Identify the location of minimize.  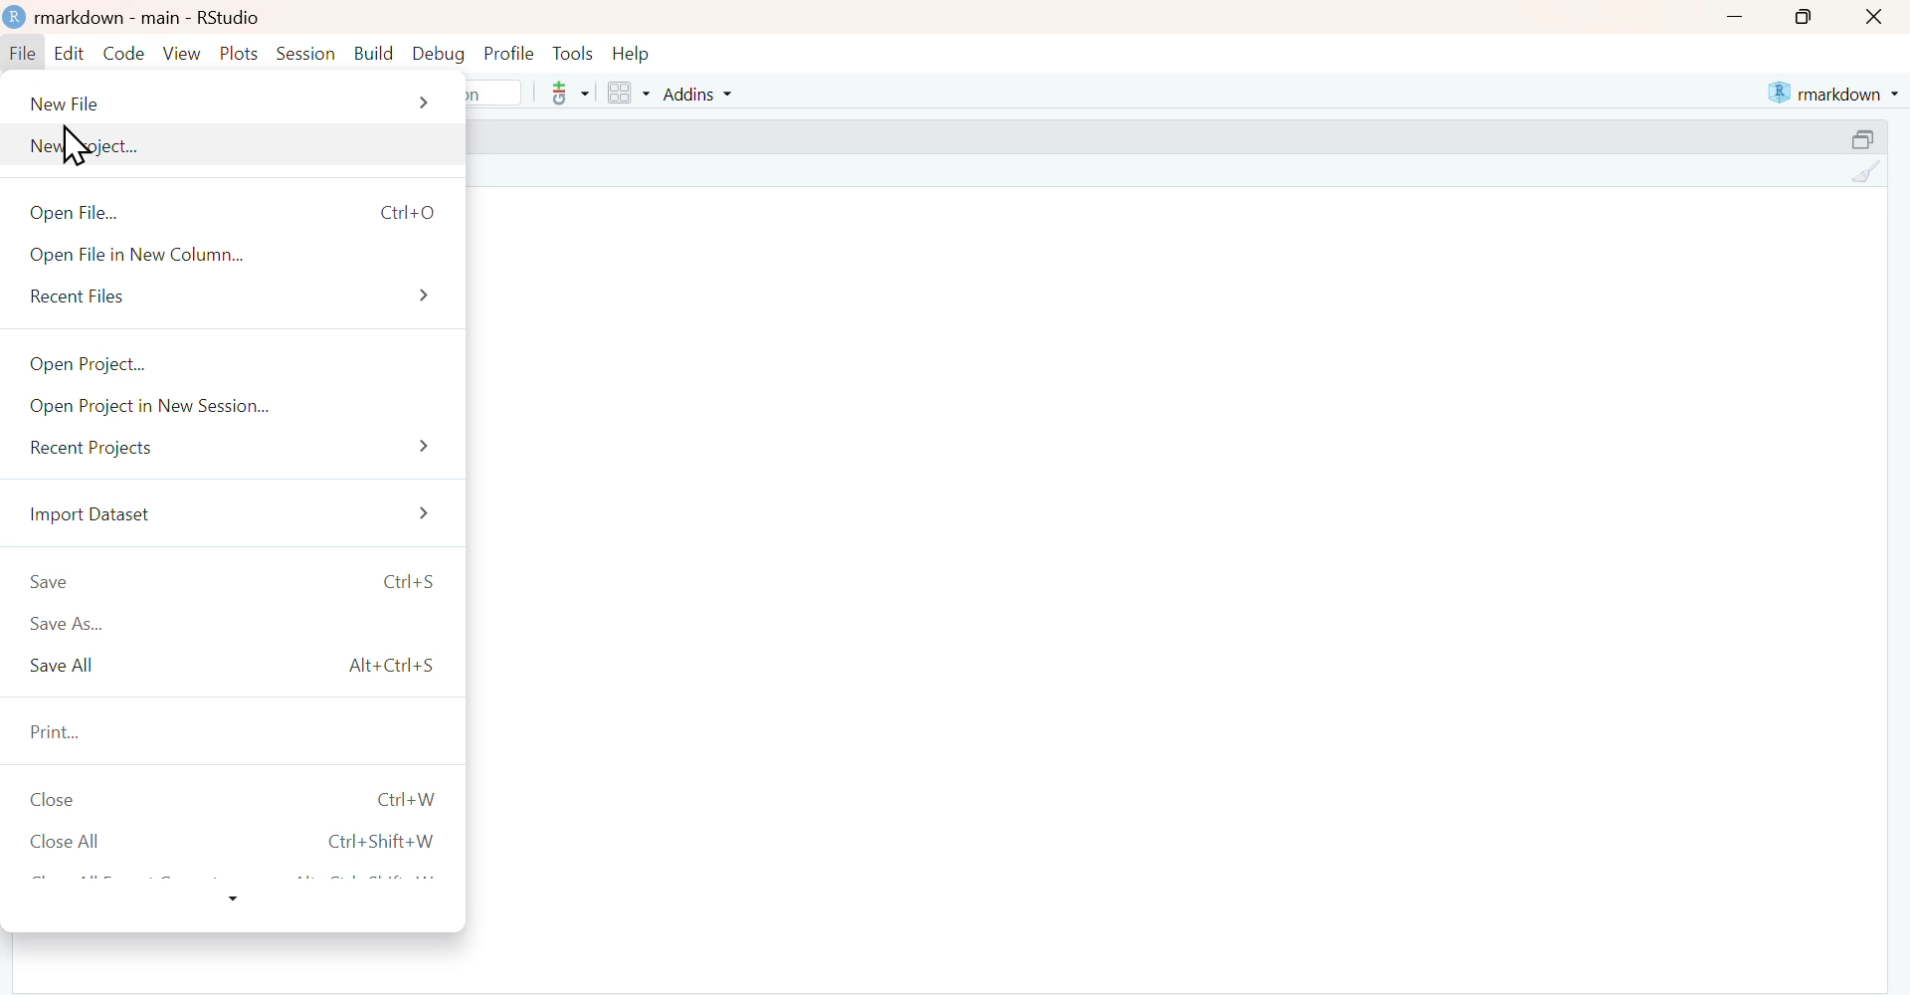
(1734, 16).